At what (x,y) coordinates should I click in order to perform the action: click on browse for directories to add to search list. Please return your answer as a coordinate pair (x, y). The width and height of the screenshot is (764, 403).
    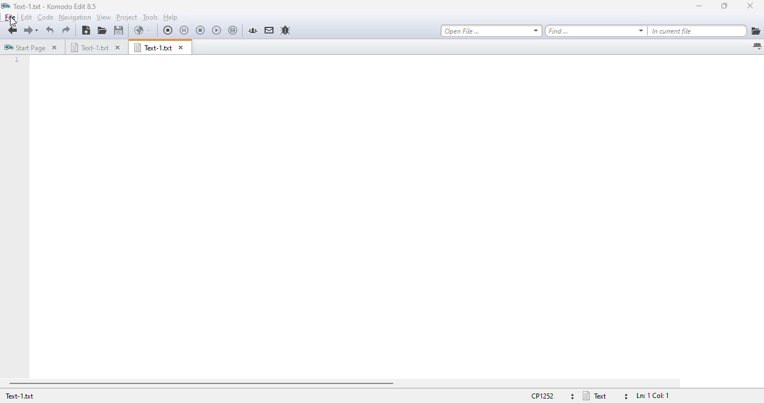
    Looking at the image, I should click on (756, 31).